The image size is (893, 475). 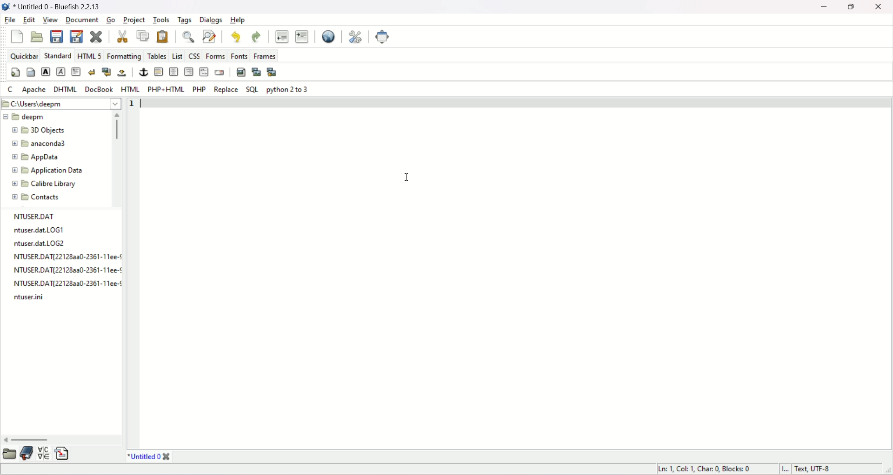 What do you see at coordinates (174, 72) in the screenshot?
I see `center` at bounding box center [174, 72].